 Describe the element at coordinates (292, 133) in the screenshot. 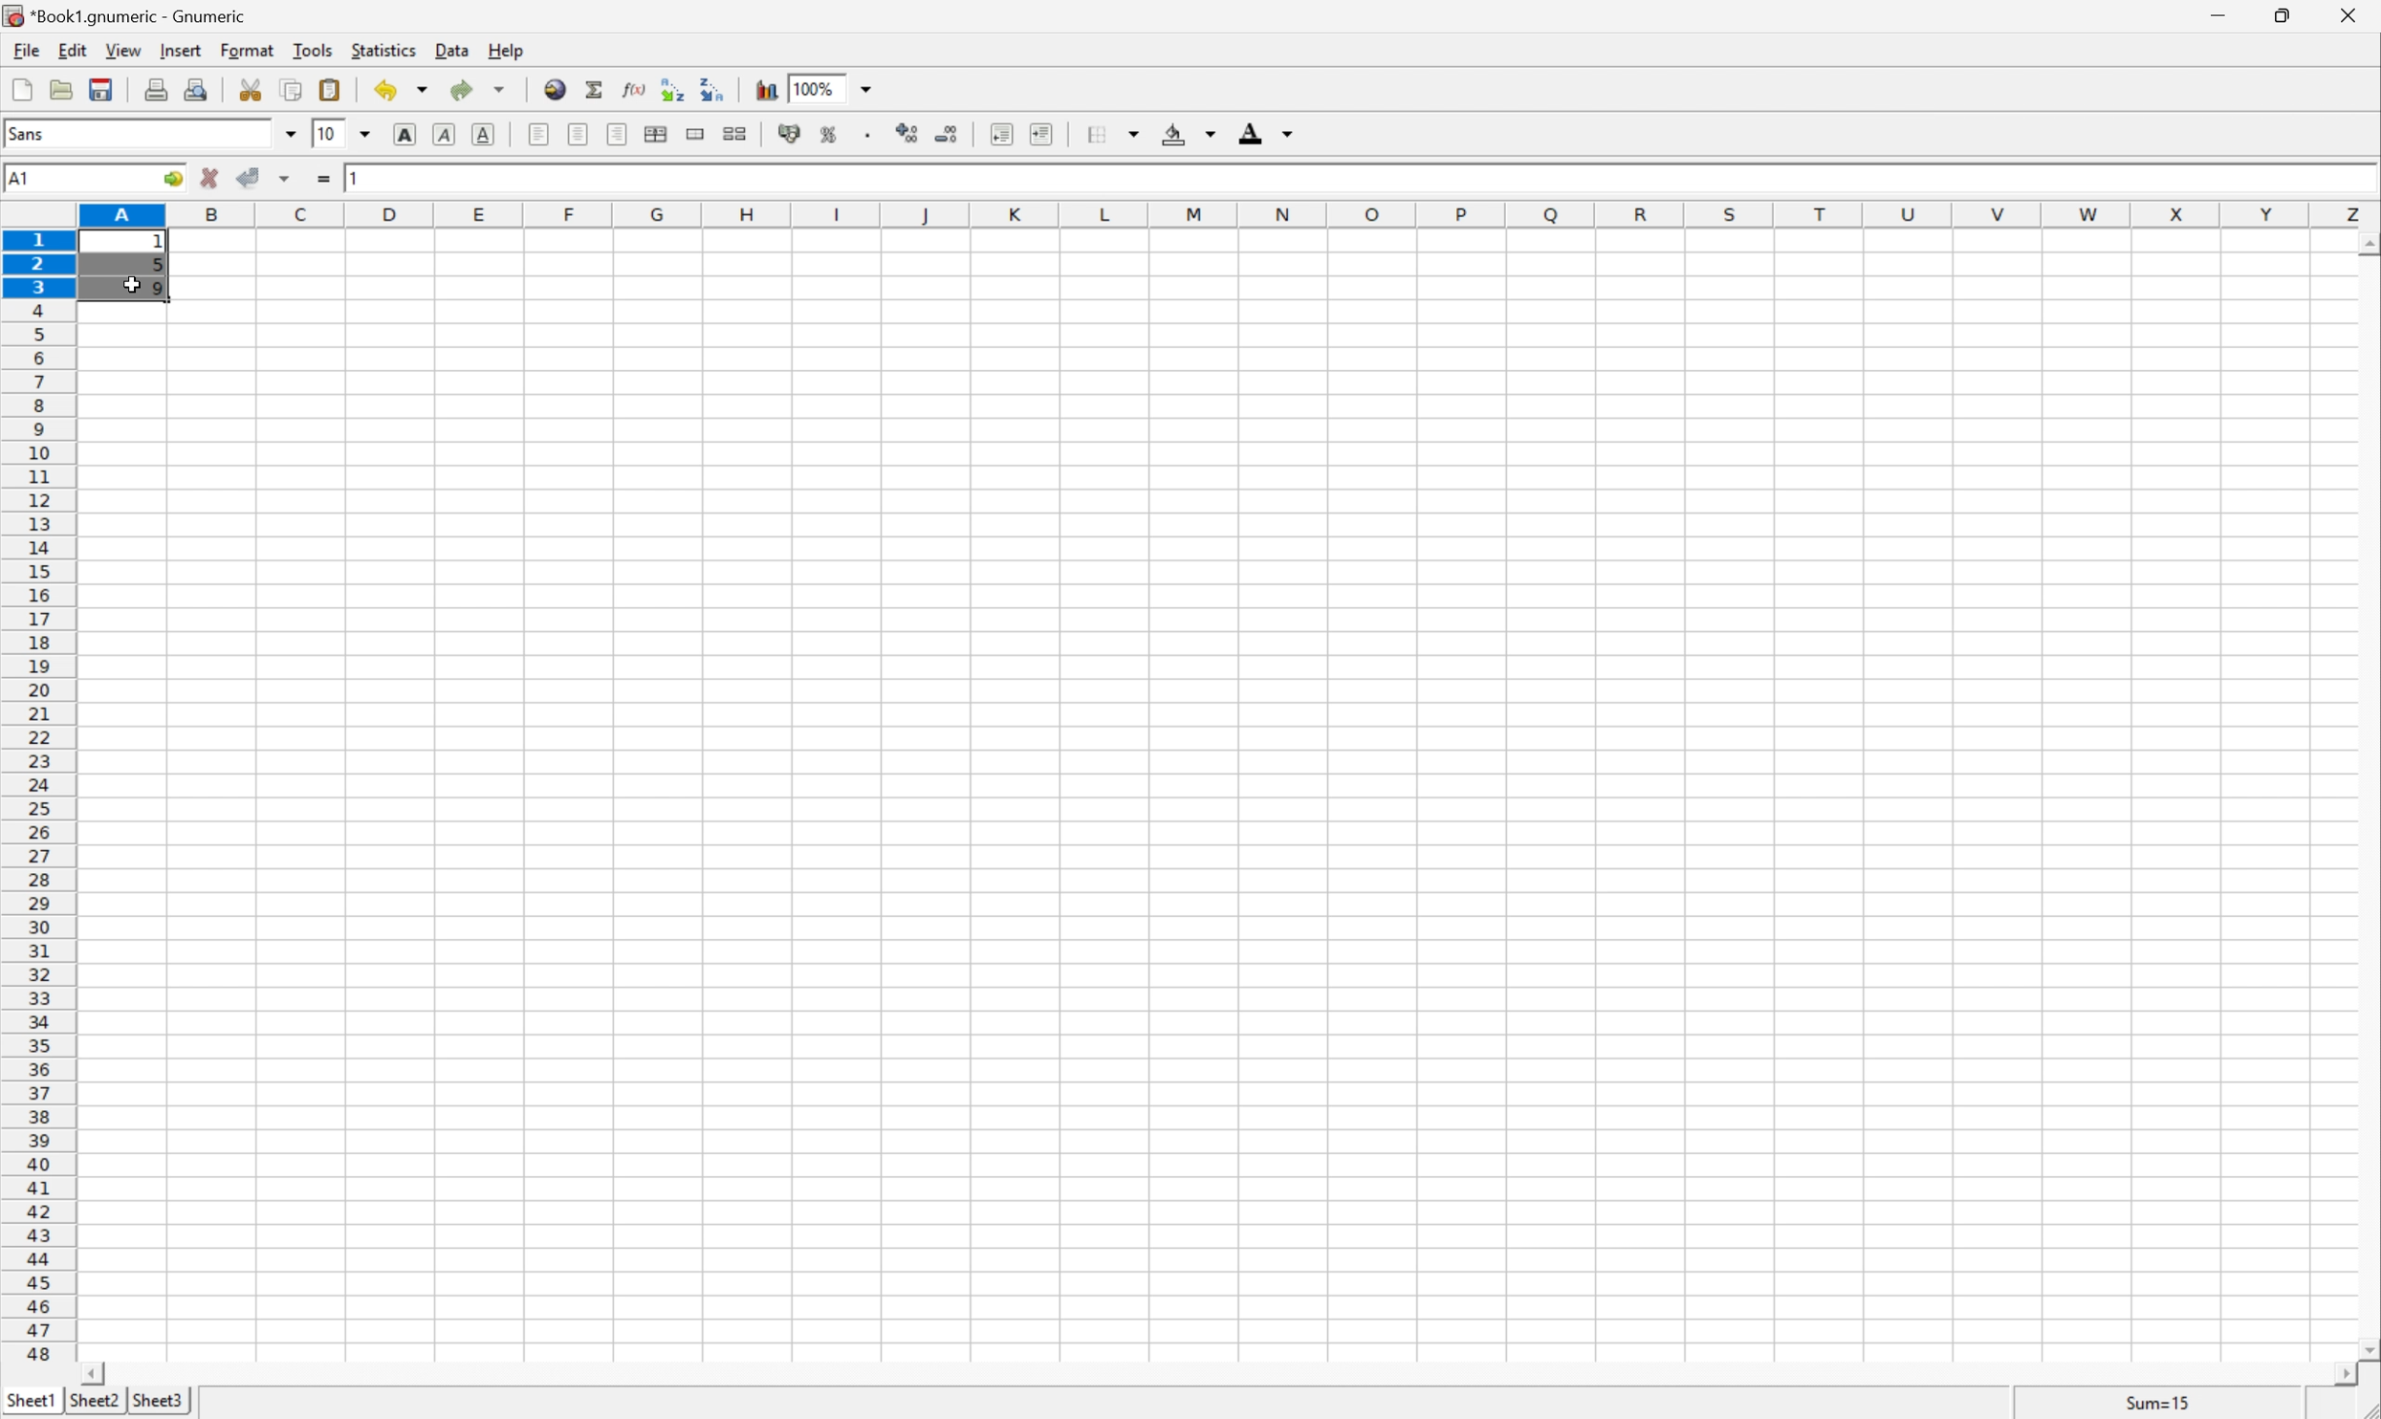

I see `drop down` at that location.